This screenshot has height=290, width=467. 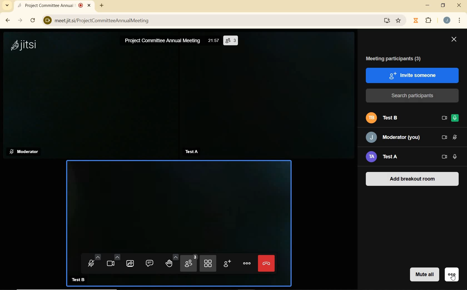 What do you see at coordinates (268, 102) in the screenshot?
I see `test a camera` at bounding box center [268, 102].